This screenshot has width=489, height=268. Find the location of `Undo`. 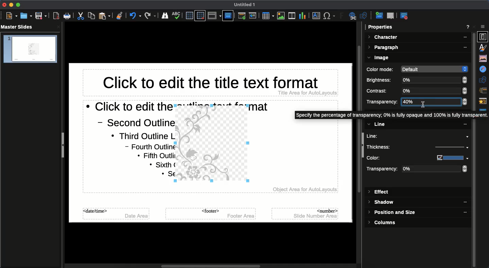

Undo is located at coordinates (135, 16).